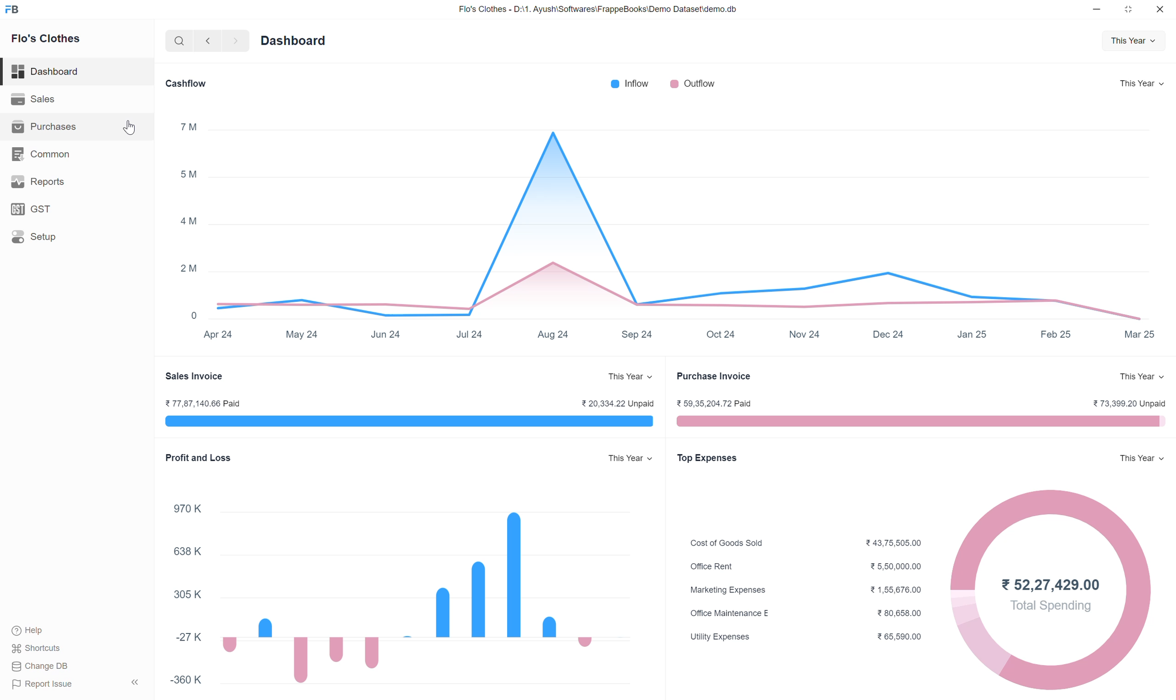 The image size is (1176, 700). Describe the element at coordinates (1049, 590) in the screenshot. I see `¥52,27,429.00
Total Spending` at that location.